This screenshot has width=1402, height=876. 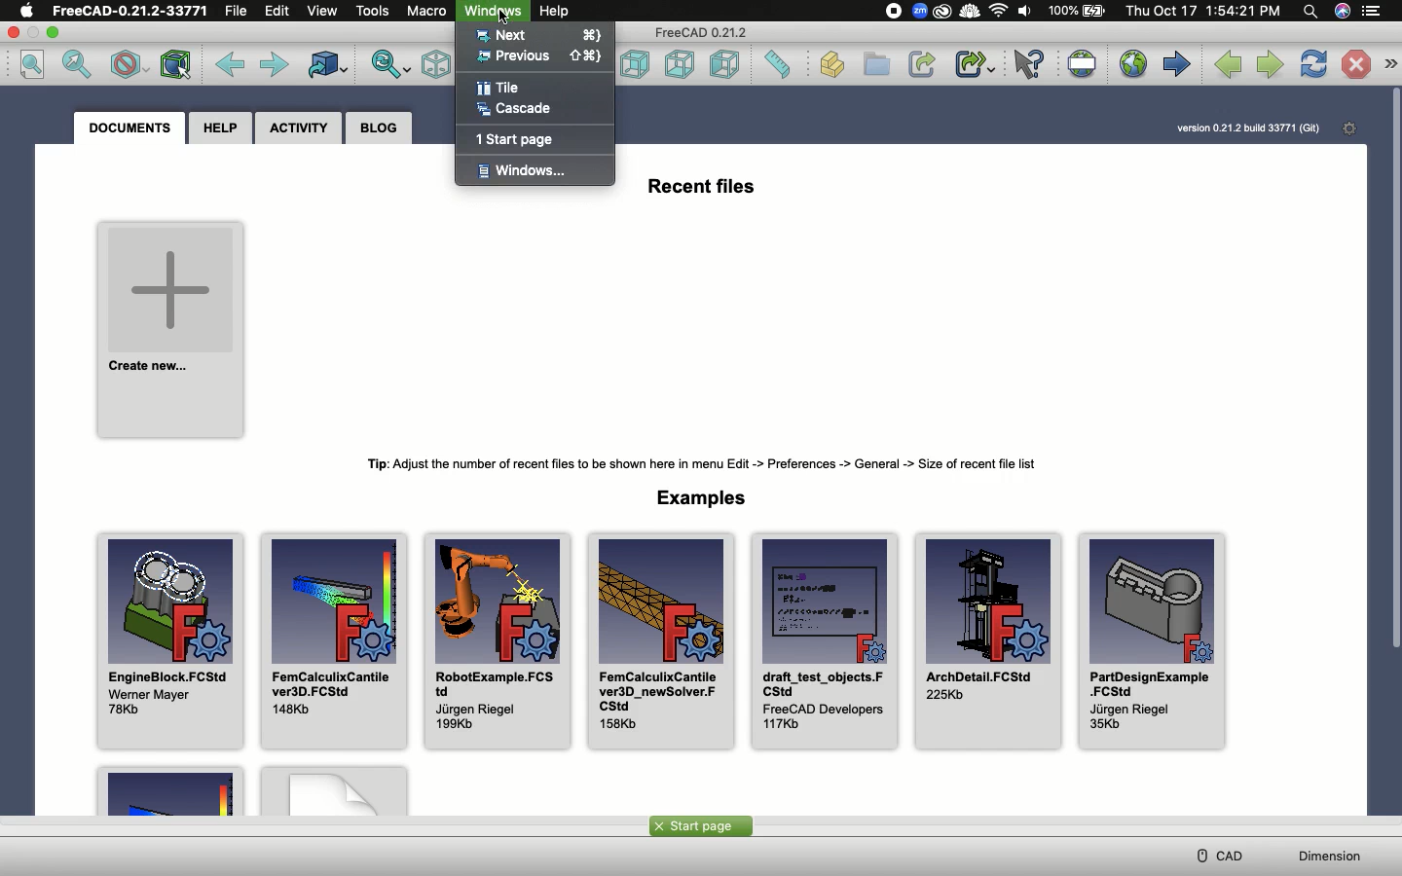 What do you see at coordinates (1390, 64) in the screenshot?
I see `Navigation` at bounding box center [1390, 64].